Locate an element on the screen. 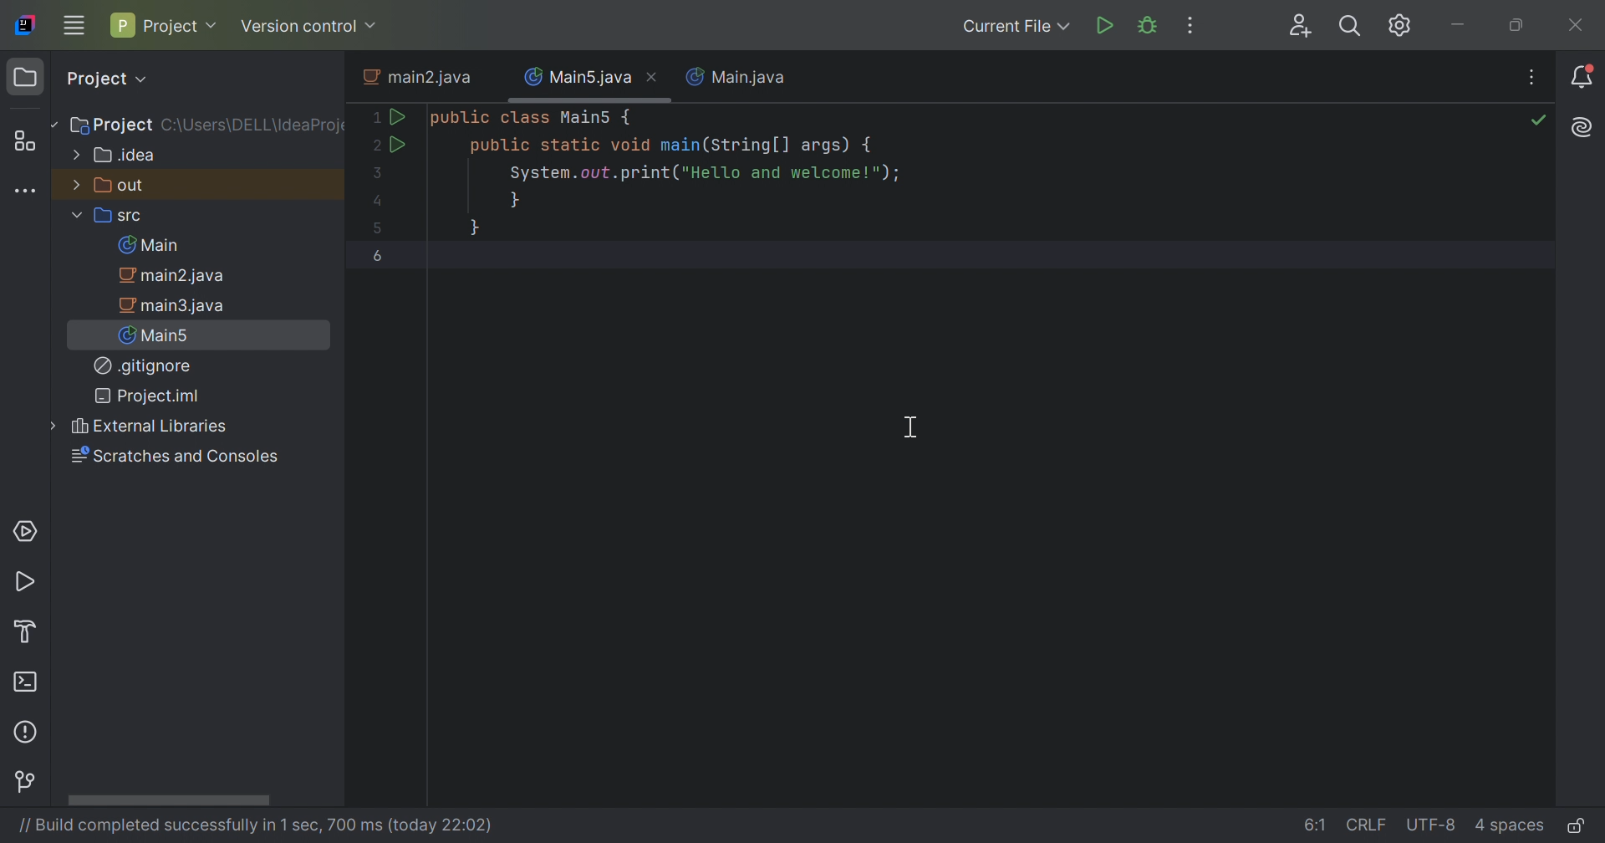  Close is located at coordinates (1577, 28).